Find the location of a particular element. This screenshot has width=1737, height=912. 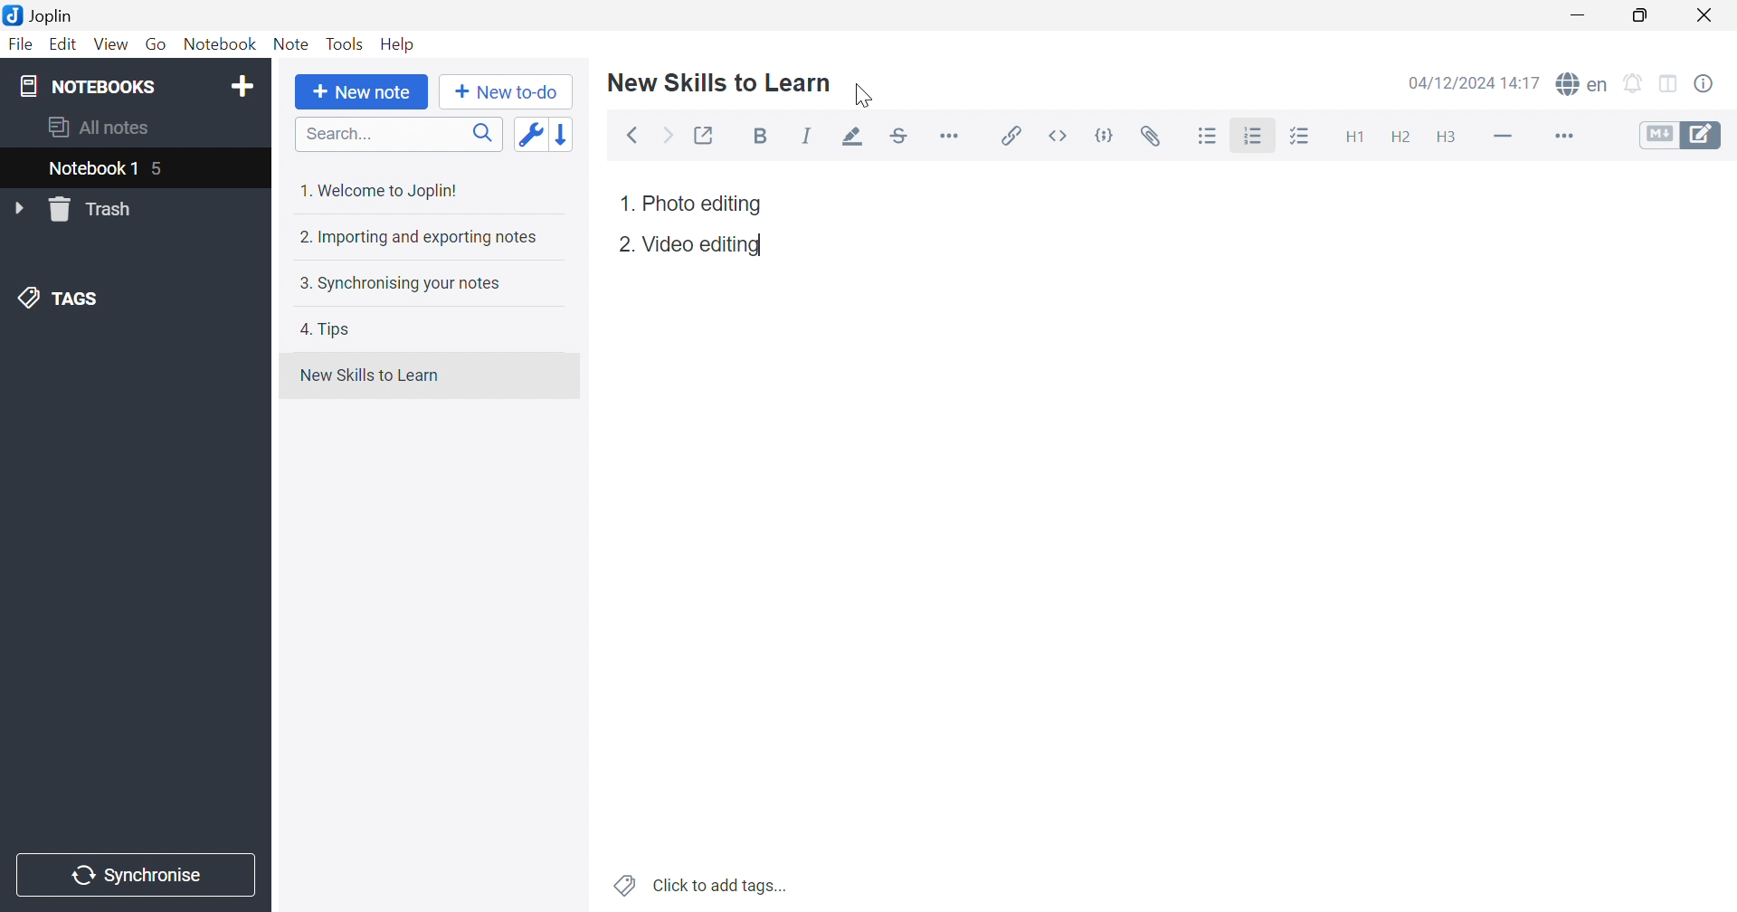

1. is located at coordinates (627, 204).